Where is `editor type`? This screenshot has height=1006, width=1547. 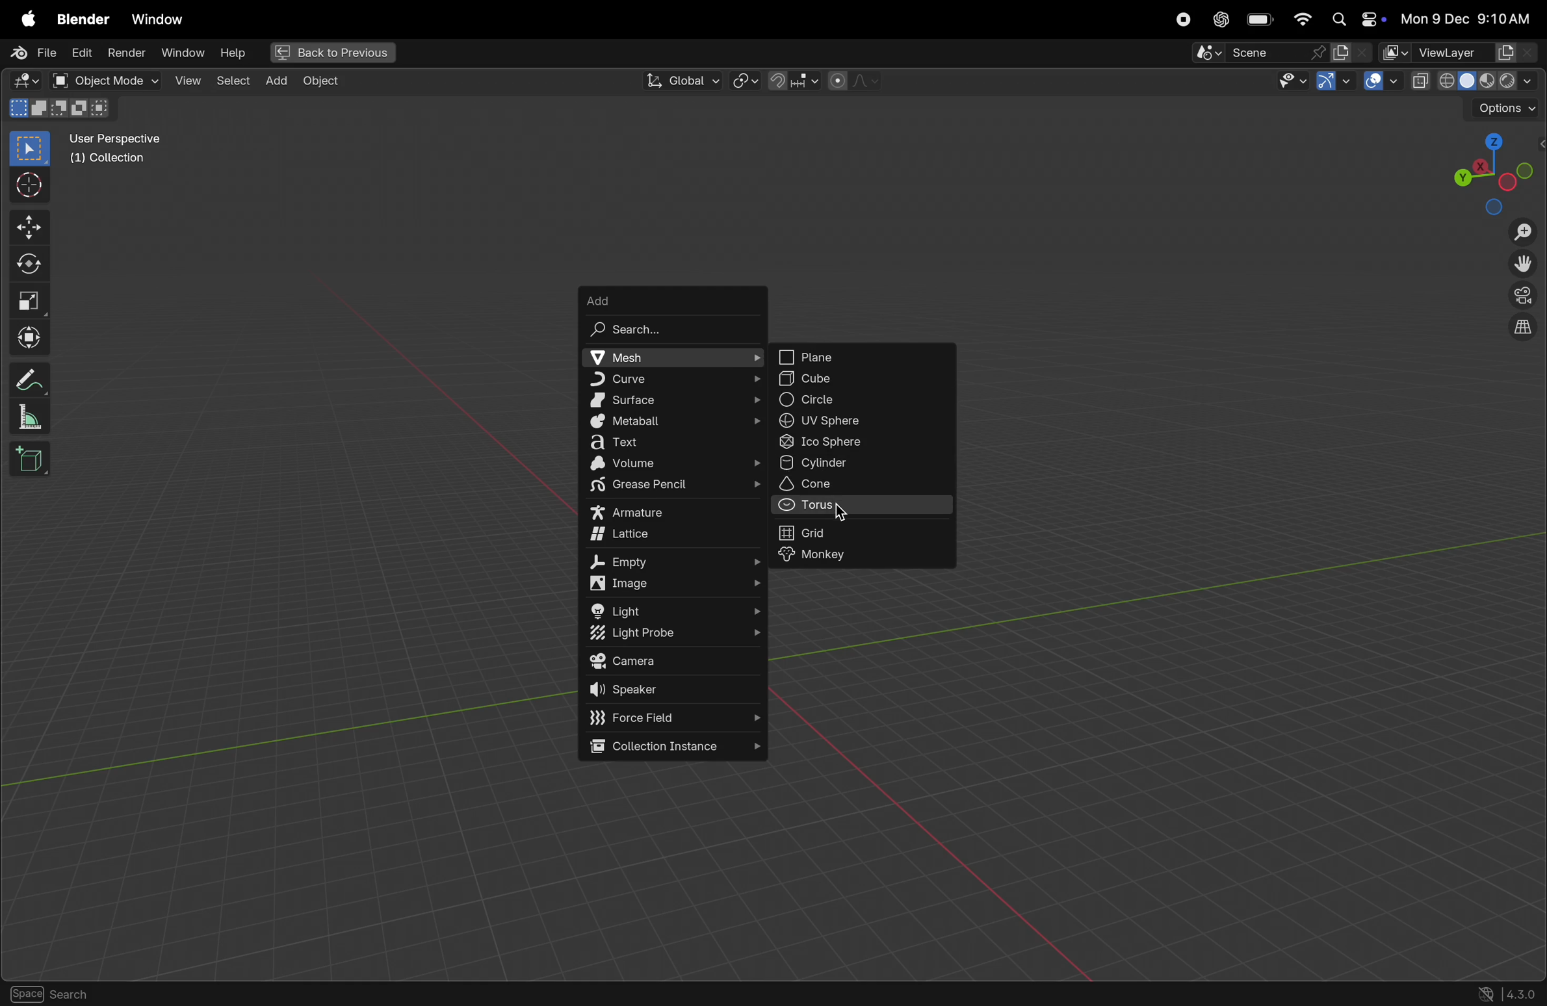
editor type is located at coordinates (21, 83).